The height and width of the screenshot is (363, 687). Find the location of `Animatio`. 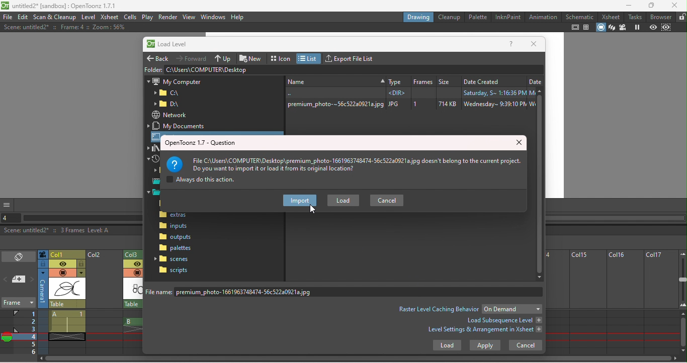

Animatio is located at coordinates (543, 17).